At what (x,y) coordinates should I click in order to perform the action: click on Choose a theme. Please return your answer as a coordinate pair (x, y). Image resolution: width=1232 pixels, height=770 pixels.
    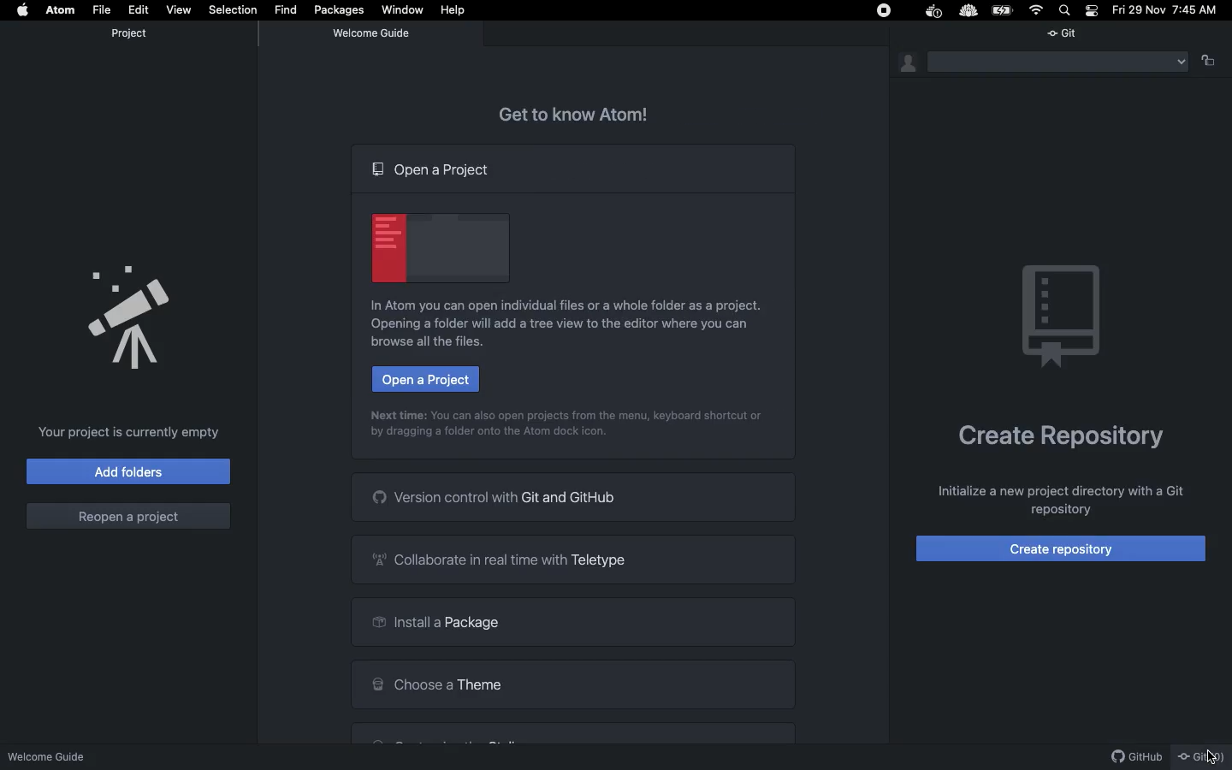
    Looking at the image, I should click on (573, 682).